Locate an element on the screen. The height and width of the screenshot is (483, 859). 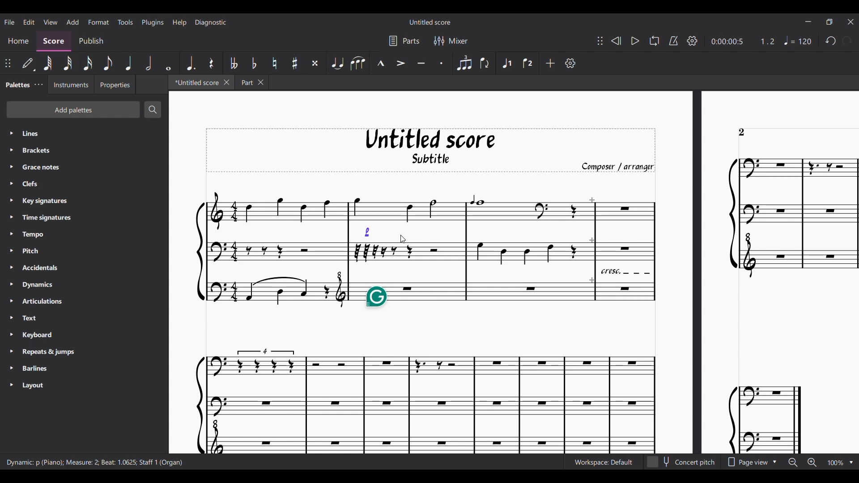
32nd note is located at coordinates (68, 63).